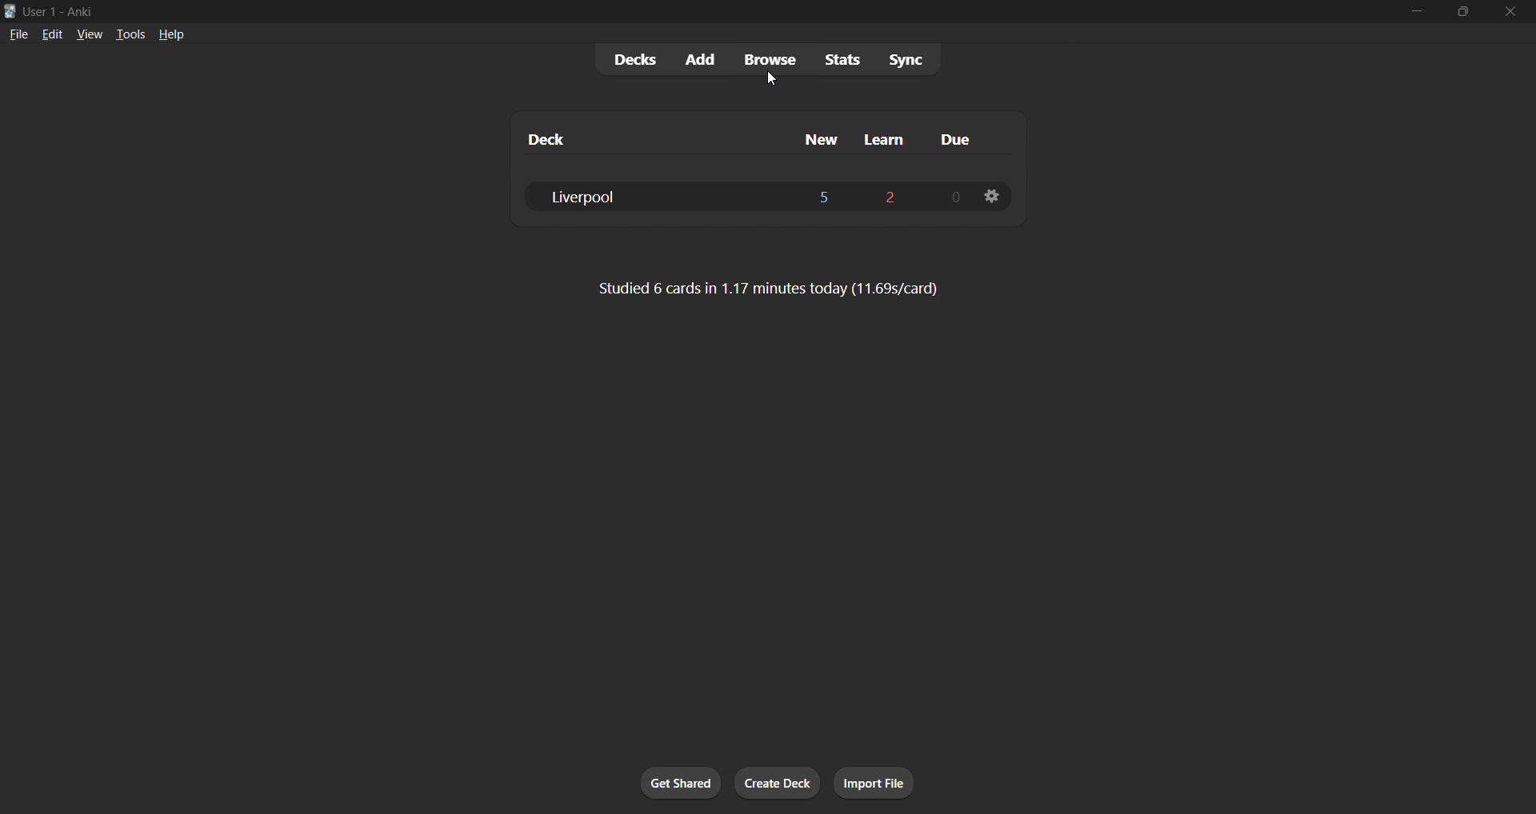  I want to click on tools, so click(129, 35).